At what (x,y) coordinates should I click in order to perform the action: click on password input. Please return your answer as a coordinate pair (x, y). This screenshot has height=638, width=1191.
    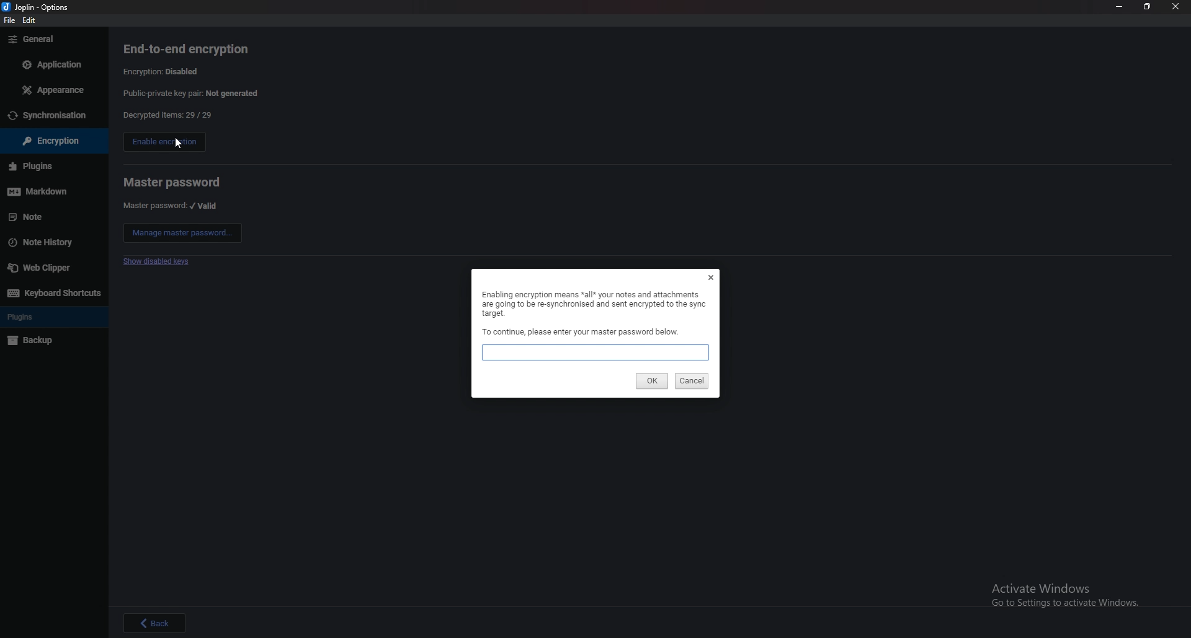
    Looking at the image, I should click on (595, 352).